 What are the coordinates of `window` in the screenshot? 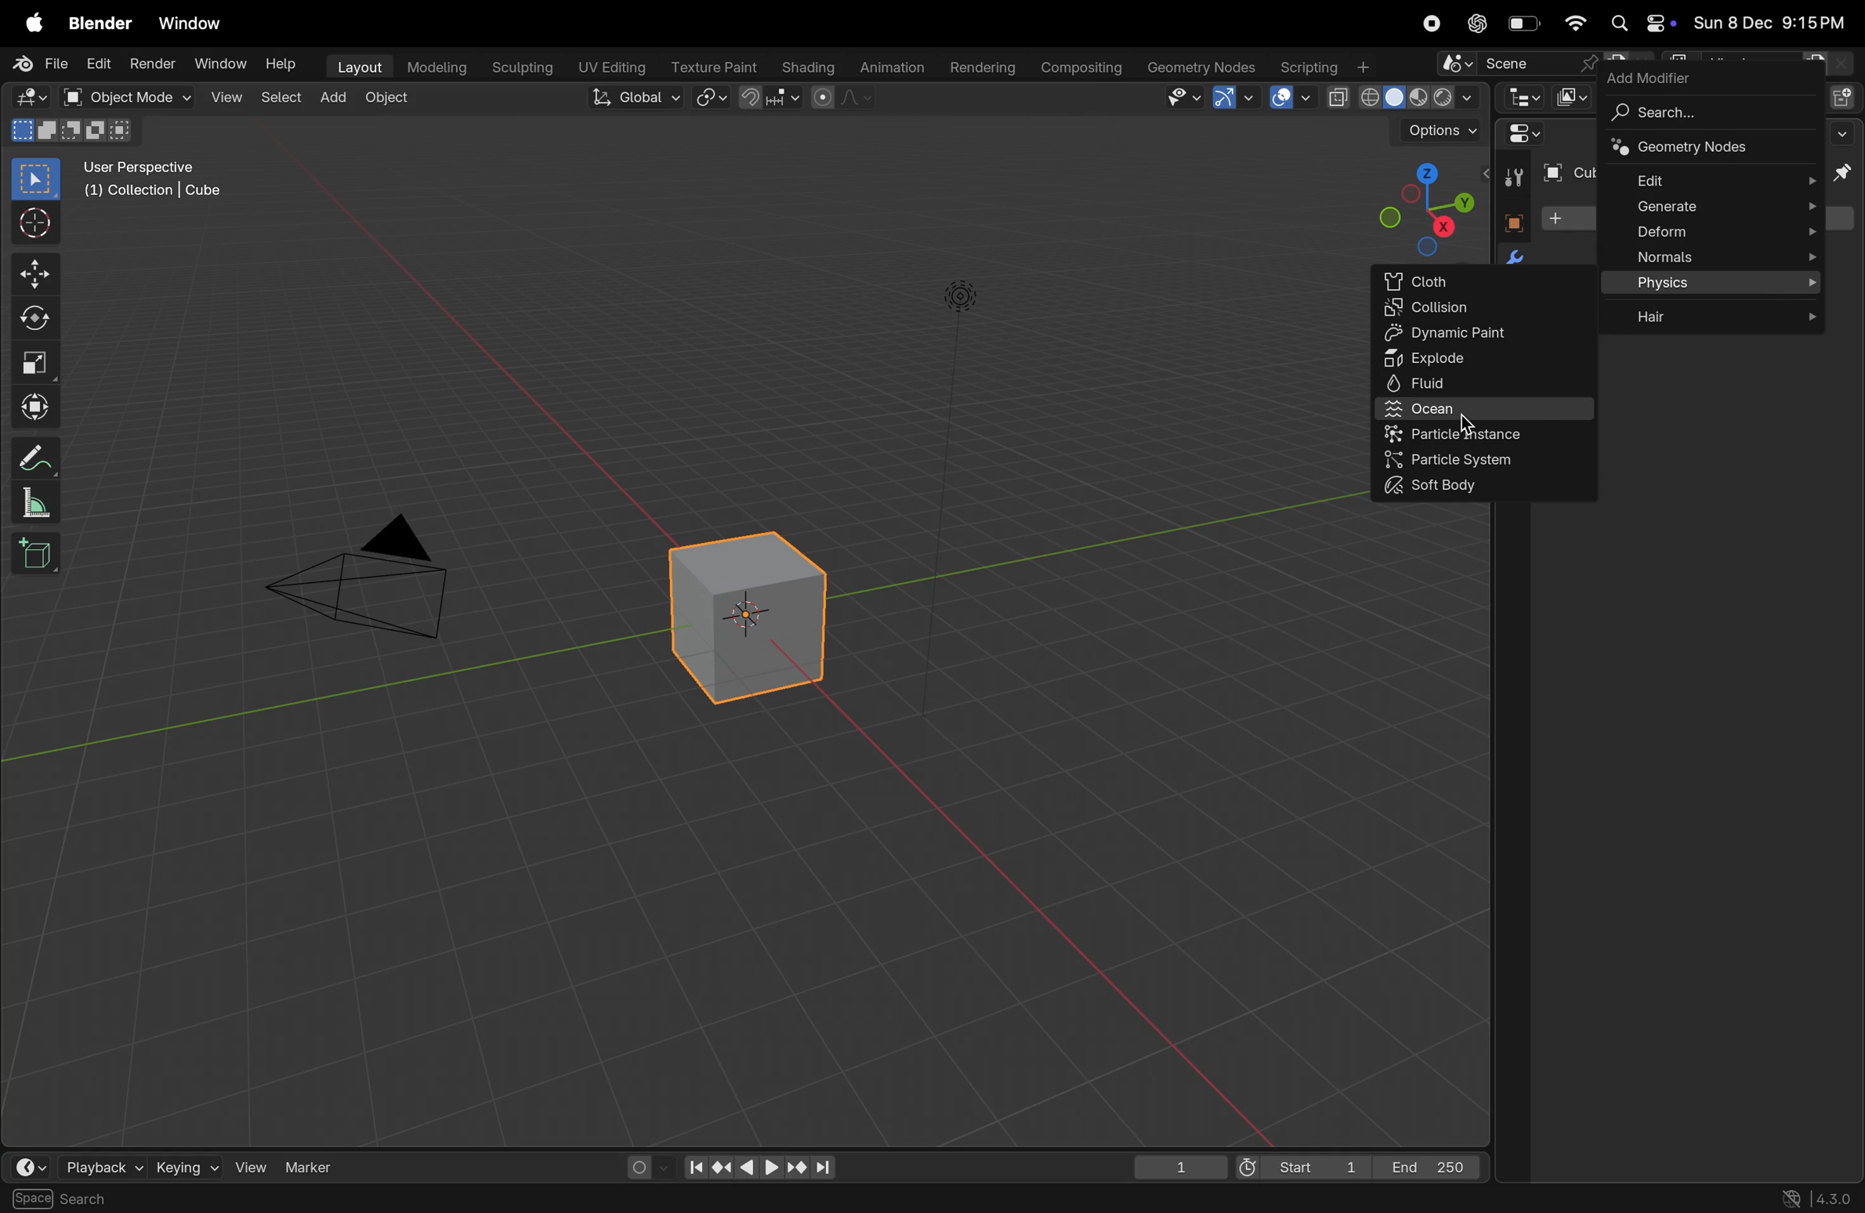 It's located at (217, 63).